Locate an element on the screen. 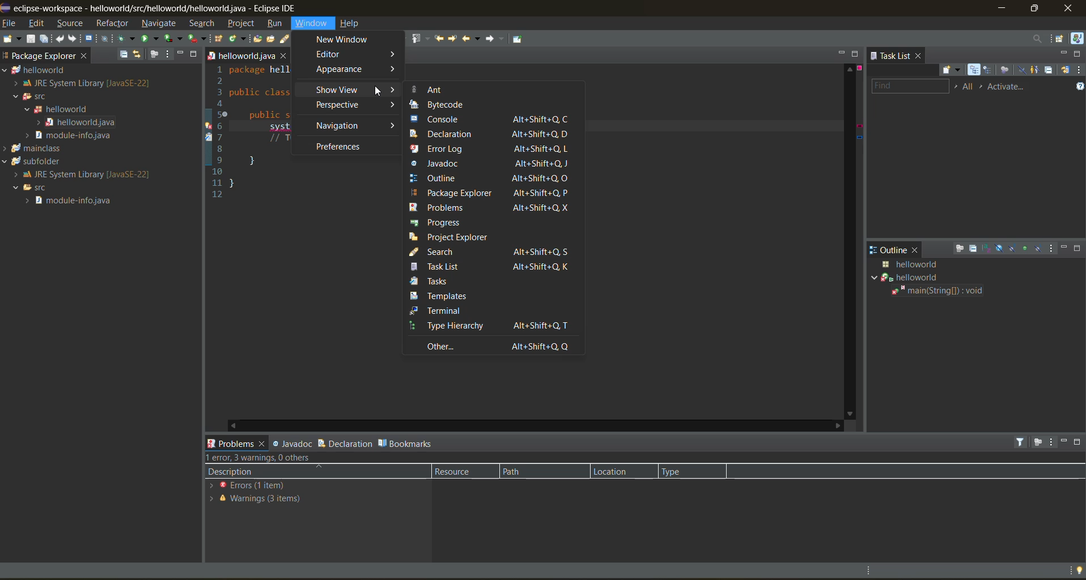 The width and height of the screenshot is (1086, 580). activate is located at coordinates (1007, 87).